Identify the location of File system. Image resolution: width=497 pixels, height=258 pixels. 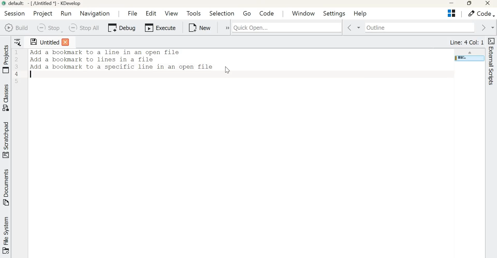
(7, 235).